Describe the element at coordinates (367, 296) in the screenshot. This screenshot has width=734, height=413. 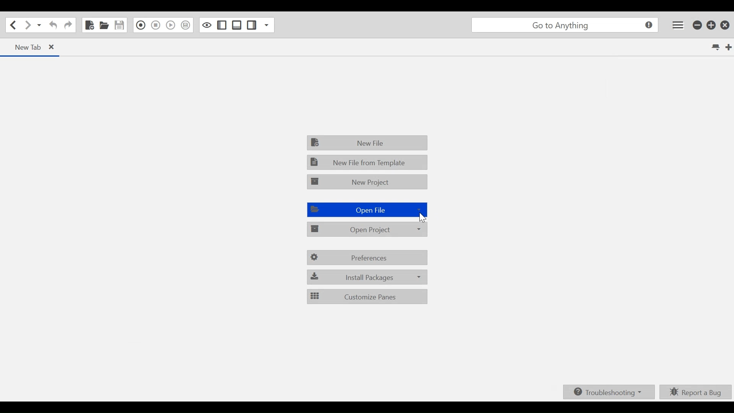
I see `Customize panes` at that location.